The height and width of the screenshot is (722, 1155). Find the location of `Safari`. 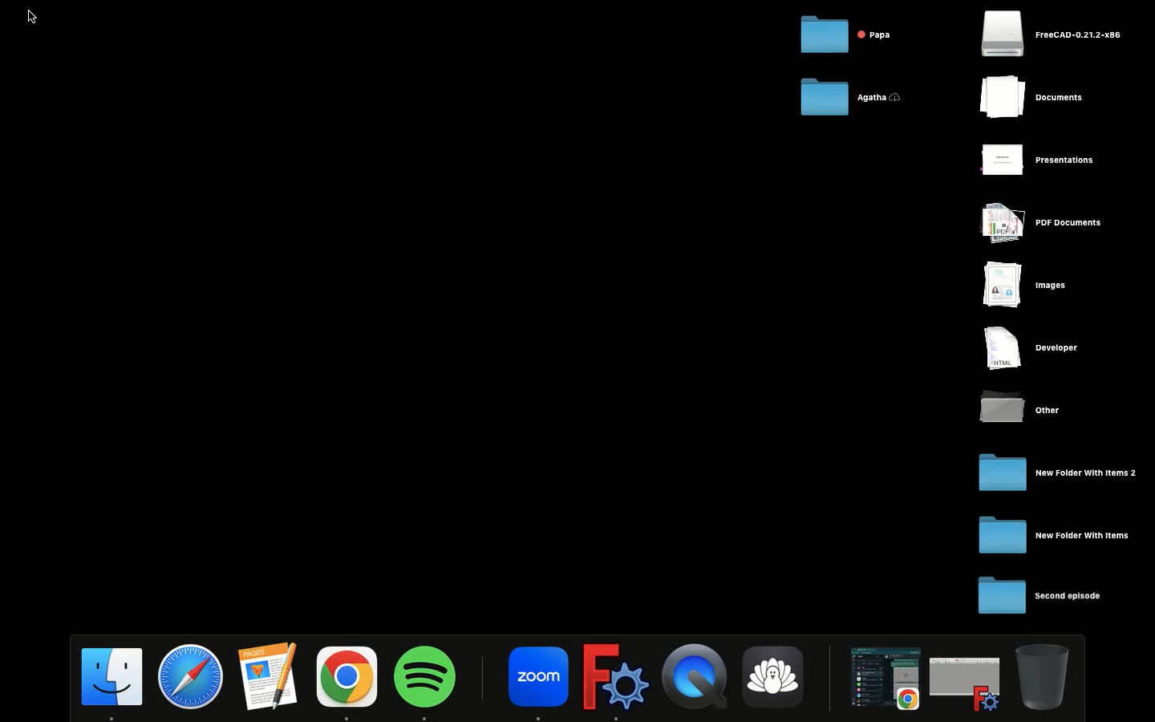

Safari is located at coordinates (194, 676).